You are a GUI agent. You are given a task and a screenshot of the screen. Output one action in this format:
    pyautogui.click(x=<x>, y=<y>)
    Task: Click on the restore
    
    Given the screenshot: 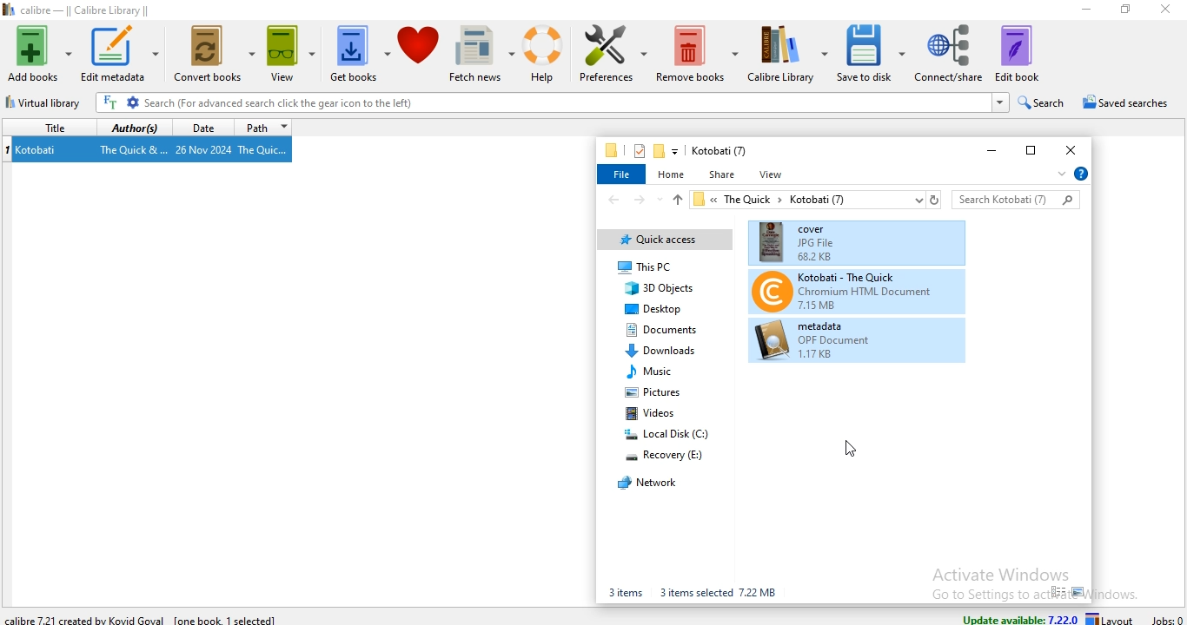 What is the action you would take?
    pyautogui.click(x=1123, y=9)
    